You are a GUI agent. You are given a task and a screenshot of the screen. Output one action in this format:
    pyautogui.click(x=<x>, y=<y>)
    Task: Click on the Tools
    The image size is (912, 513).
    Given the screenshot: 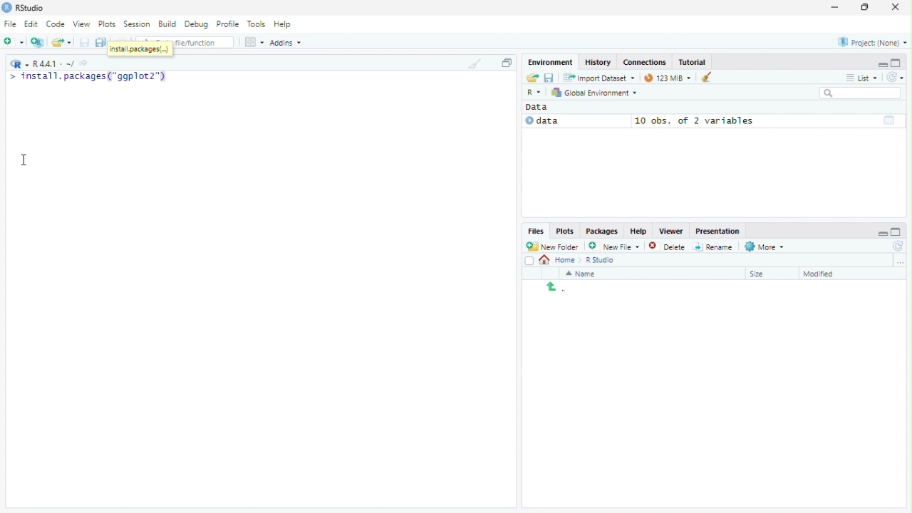 What is the action you would take?
    pyautogui.click(x=257, y=24)
    